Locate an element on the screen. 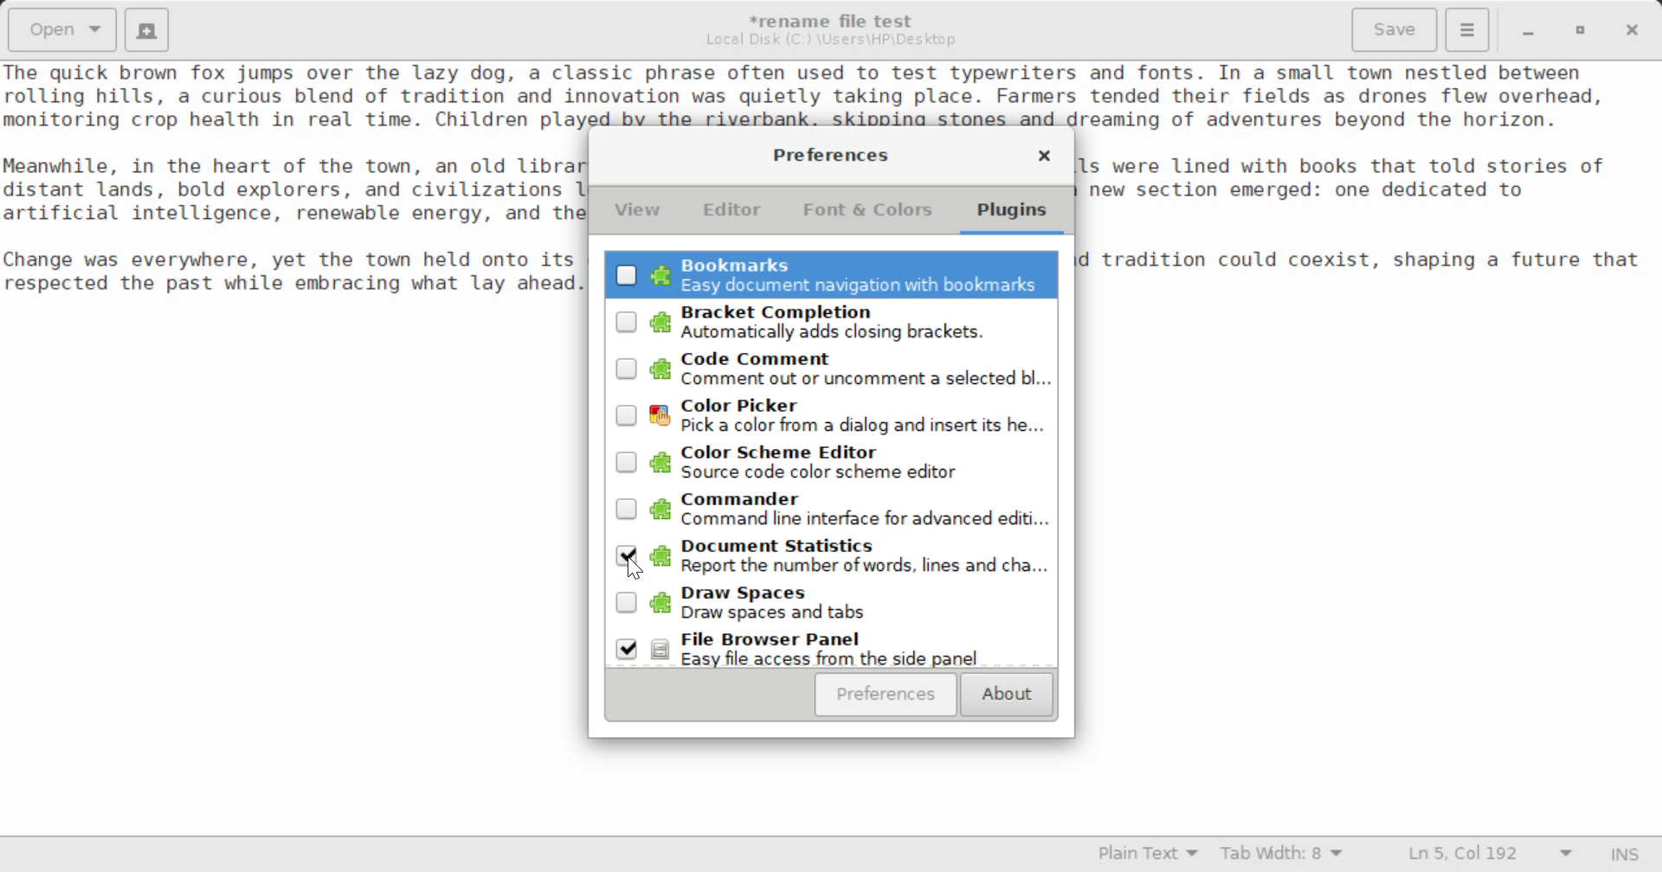  Unselected Color Scheme Editor Plugin is located at coordinates (831, 464).